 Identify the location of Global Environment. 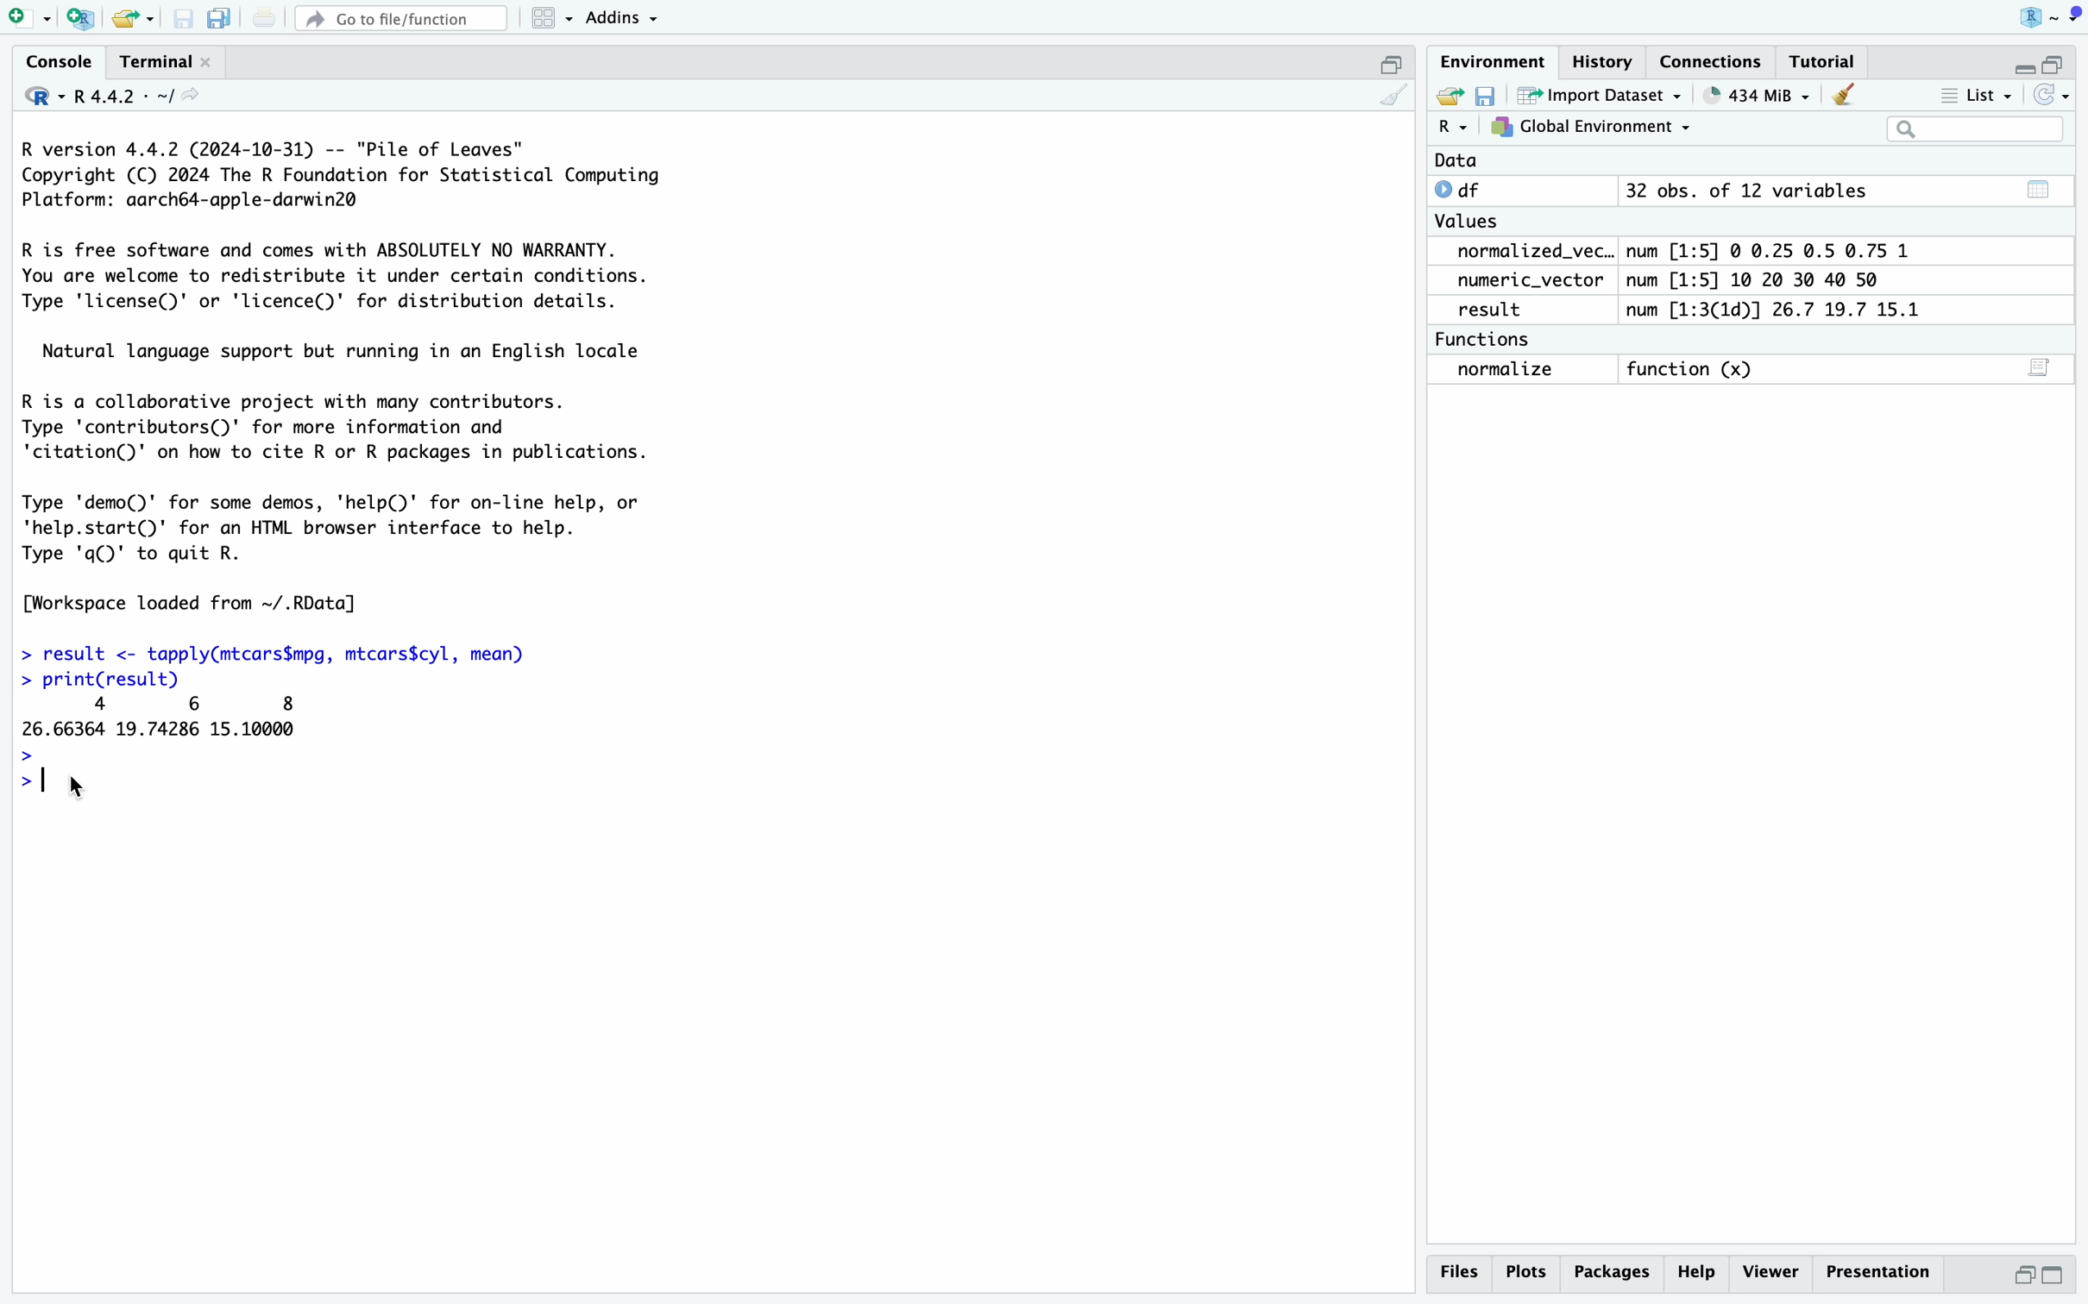
(1588, 128).